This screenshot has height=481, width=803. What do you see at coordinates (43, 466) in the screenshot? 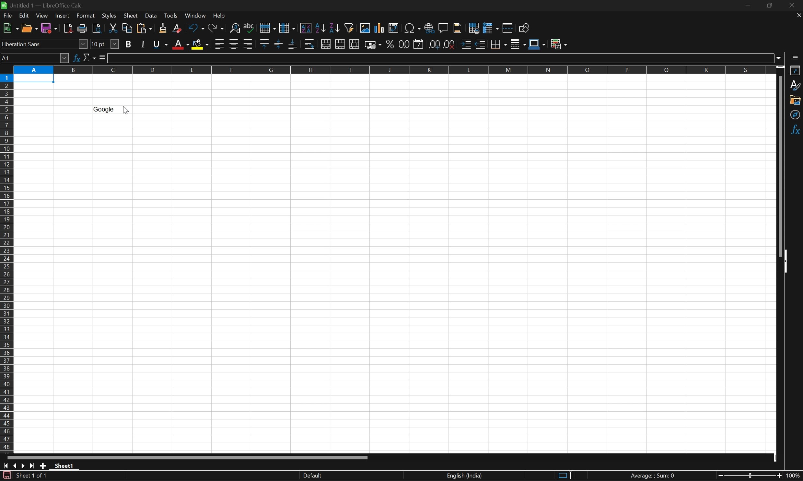
I see `Add new sheet` at bounding box center [43, 466].